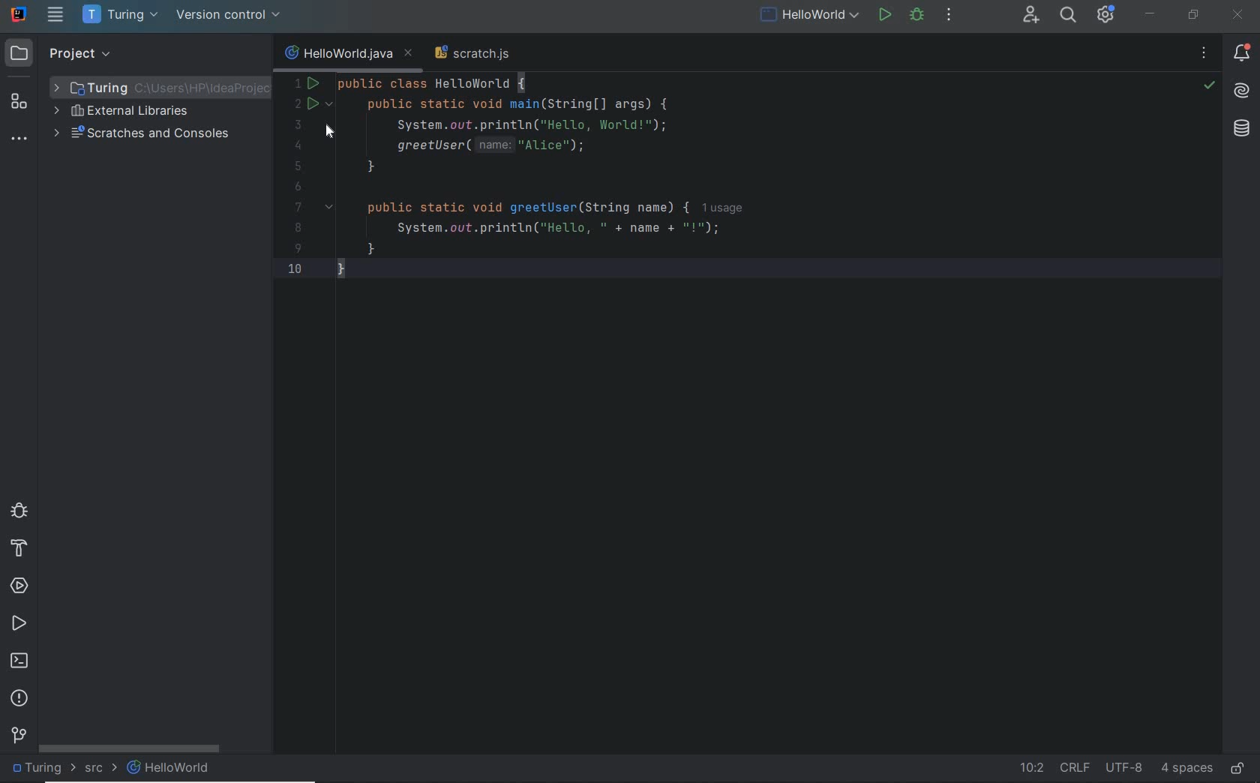 The height and width of the screenshot is (783, 1260). Describe the element at coordinates (1236, 769) in the screenshot. I see `make file ready only` at that location.